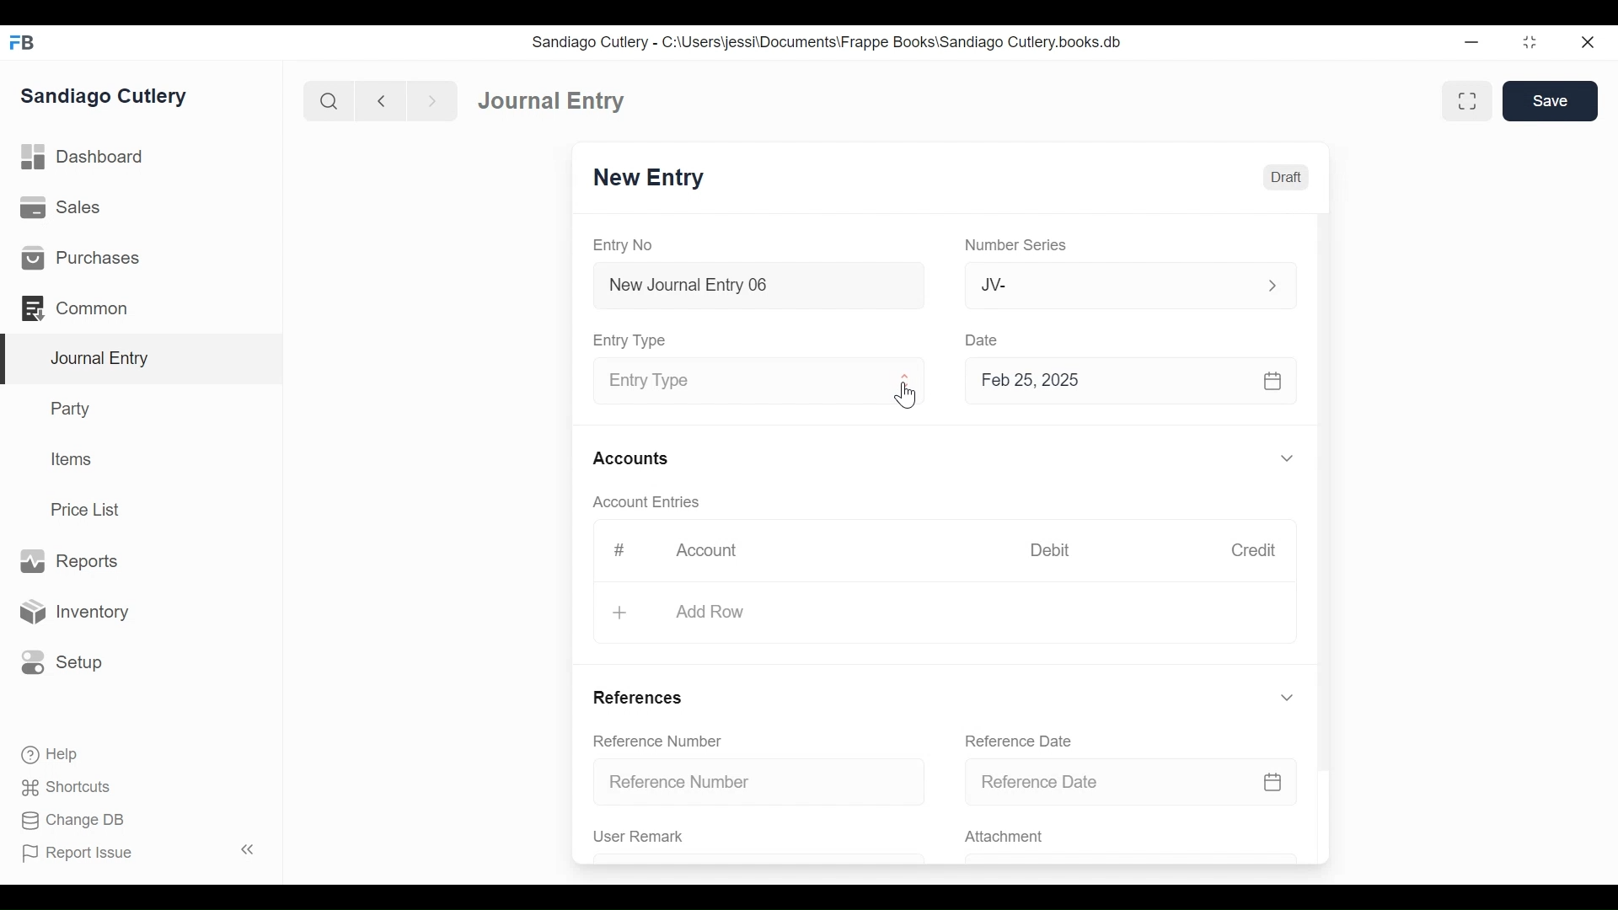 This screenshot has height=910, width=1618. Describe the element at coordinates (622, 613) in the screenshot. I see `+` at that location.